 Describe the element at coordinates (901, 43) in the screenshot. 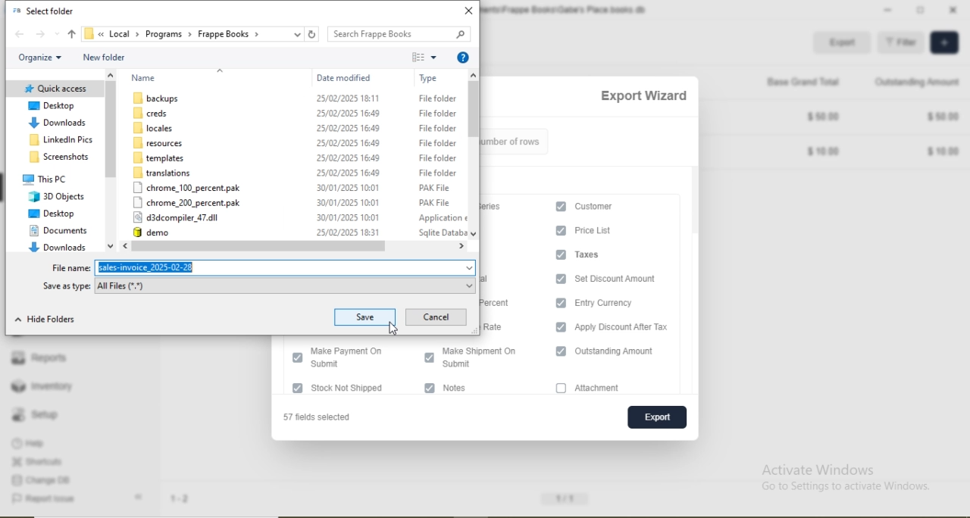

I see `= Filter` at that location.